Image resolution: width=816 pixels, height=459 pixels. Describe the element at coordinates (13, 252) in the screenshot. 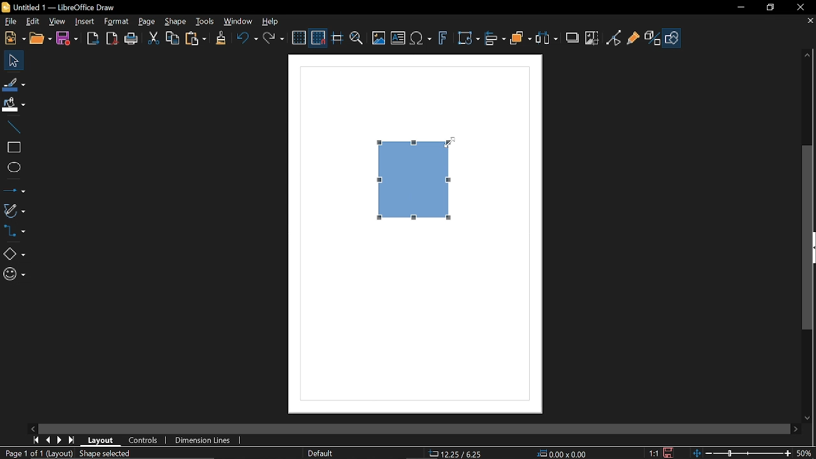

I see `Basic shapes` at that location.